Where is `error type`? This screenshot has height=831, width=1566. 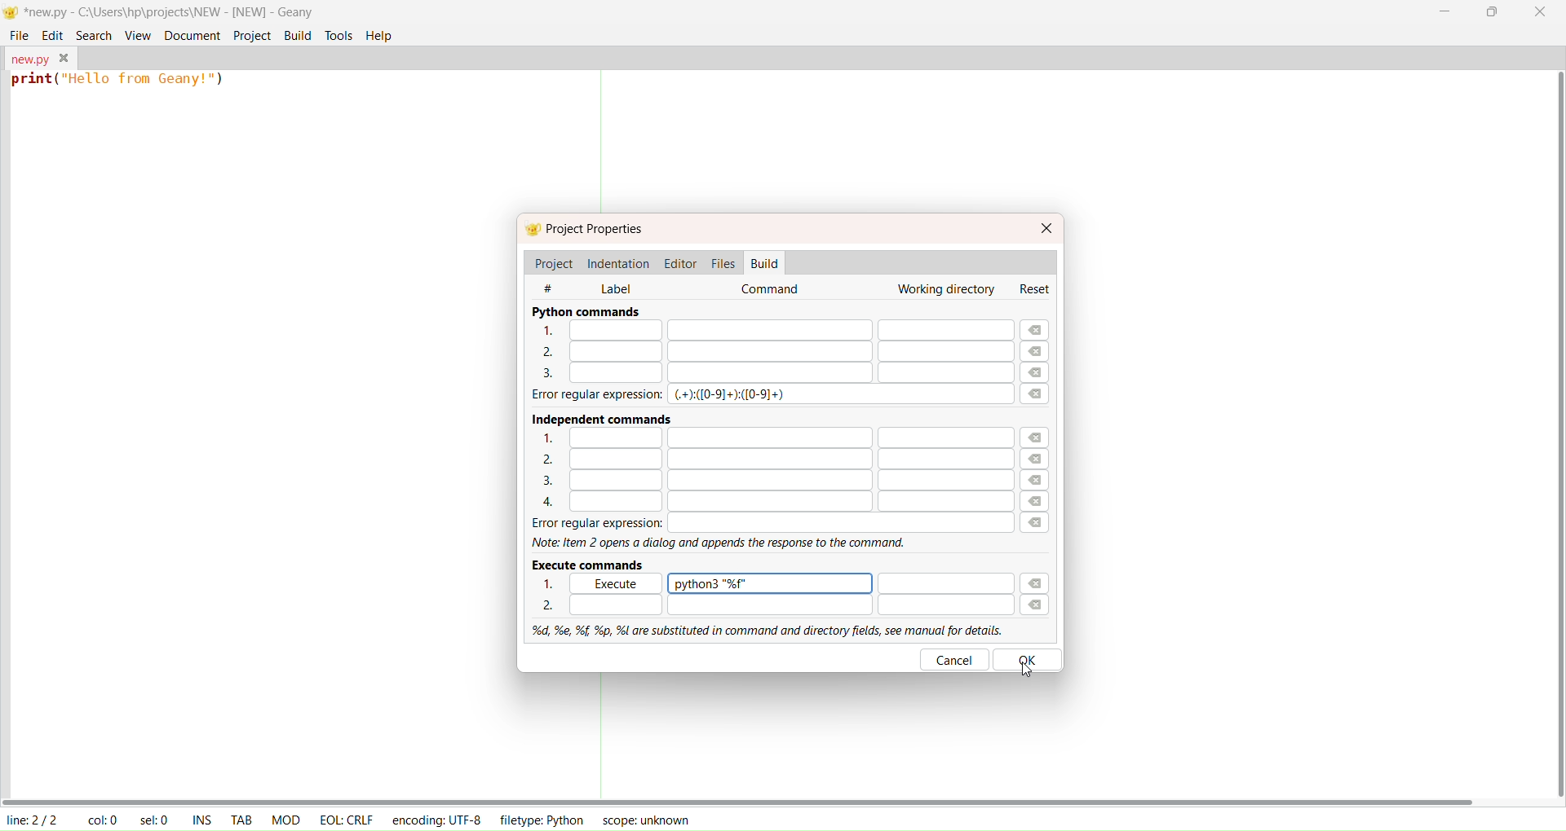 error type is located at coordinates (732, 395).